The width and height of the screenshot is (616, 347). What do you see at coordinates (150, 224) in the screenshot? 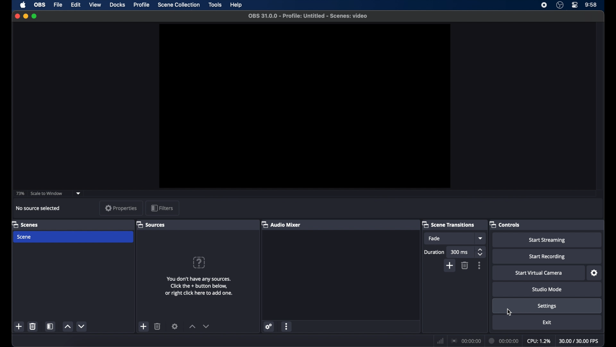
I see `sources` at bounding box center [150, 224].